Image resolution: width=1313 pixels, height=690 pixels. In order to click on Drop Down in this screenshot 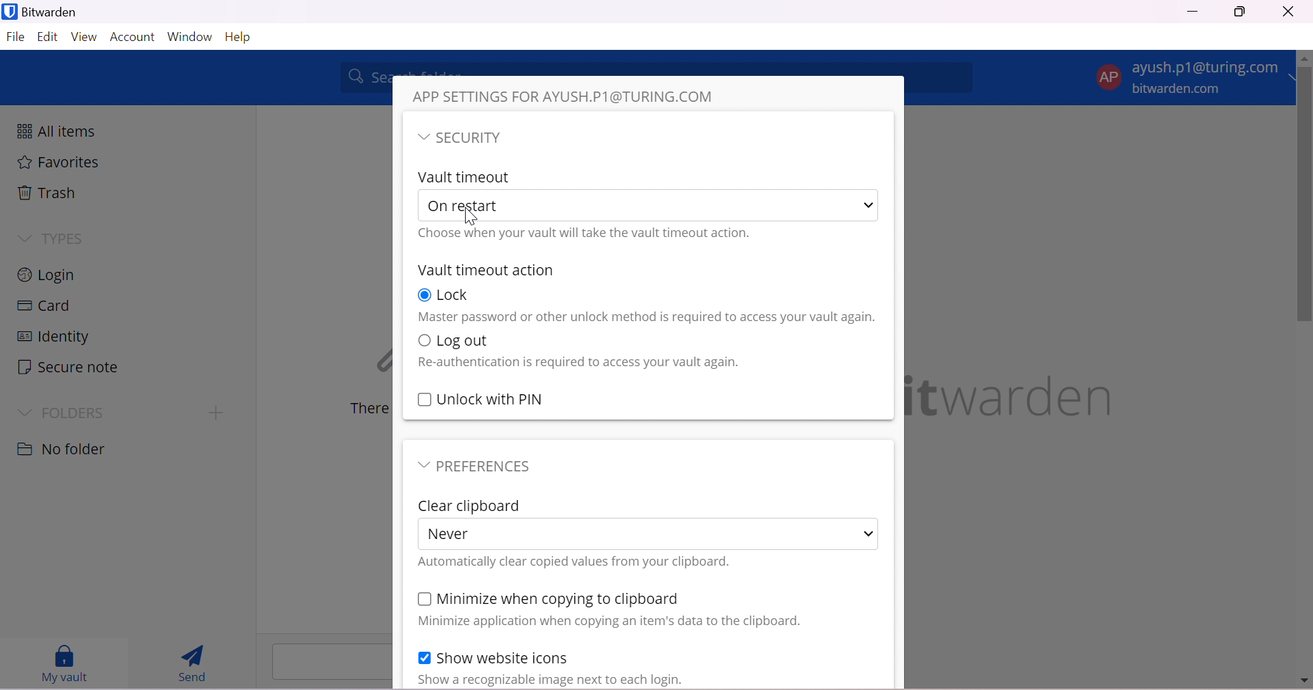, I will do `click(871, 533)`.